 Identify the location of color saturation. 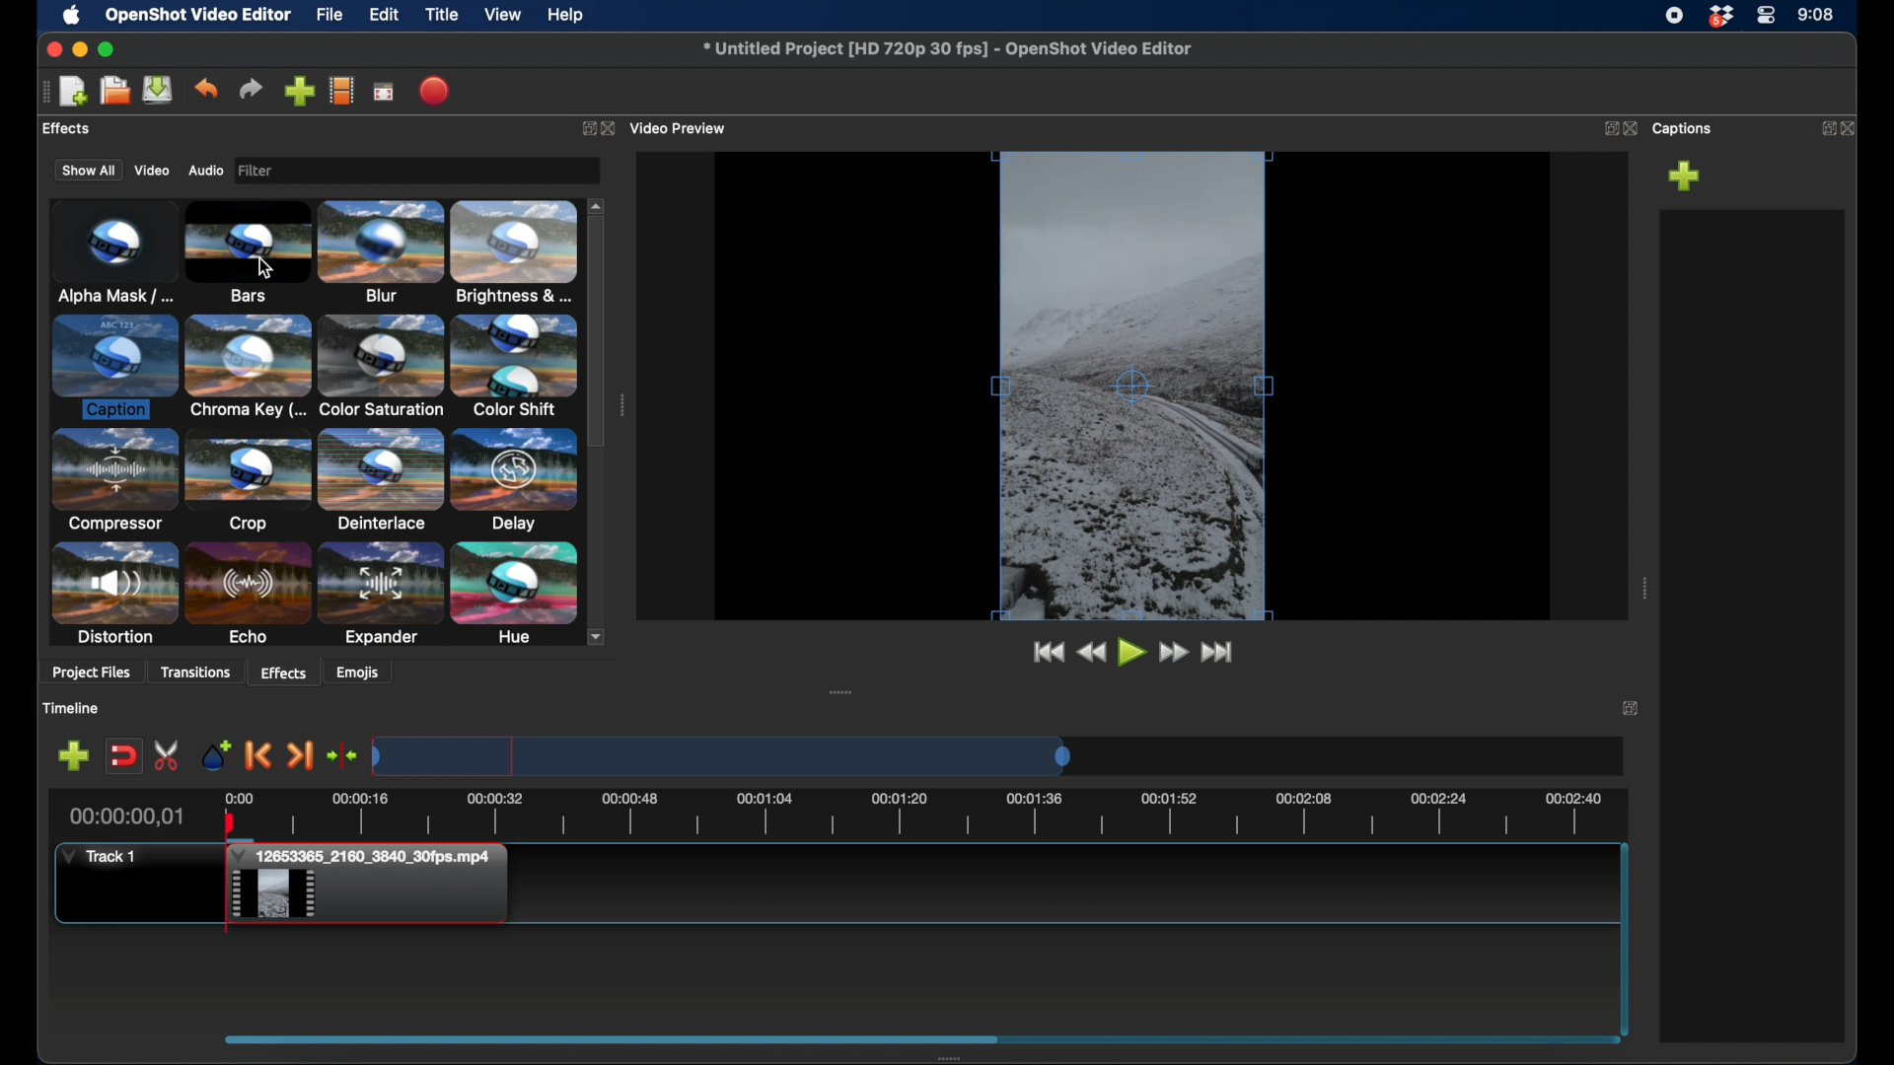
(381, 367).